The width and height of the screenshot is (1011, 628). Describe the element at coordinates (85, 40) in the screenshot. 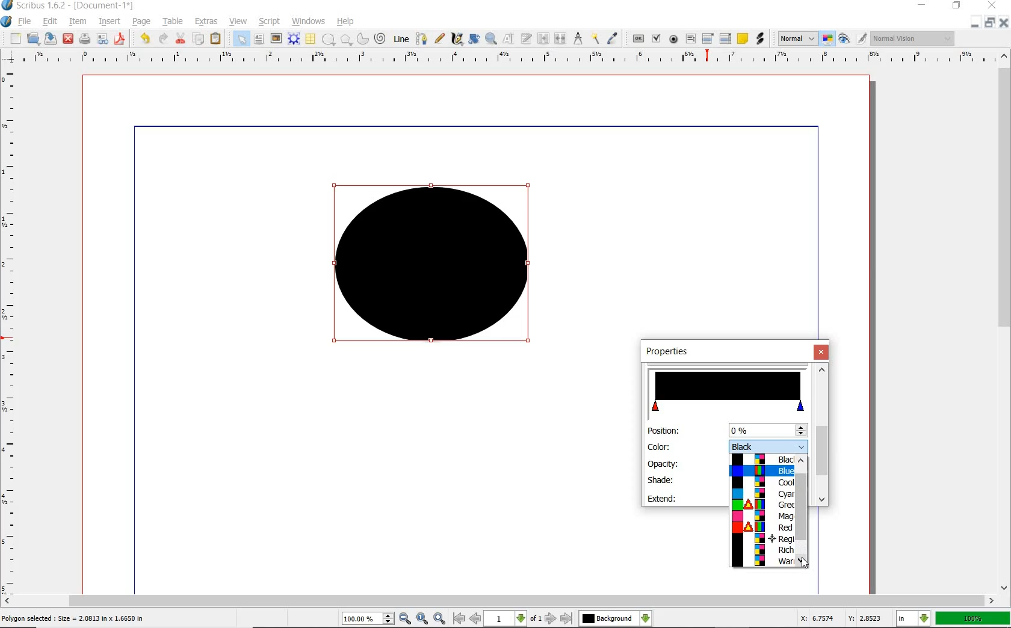

I see `PRINT` at that location.